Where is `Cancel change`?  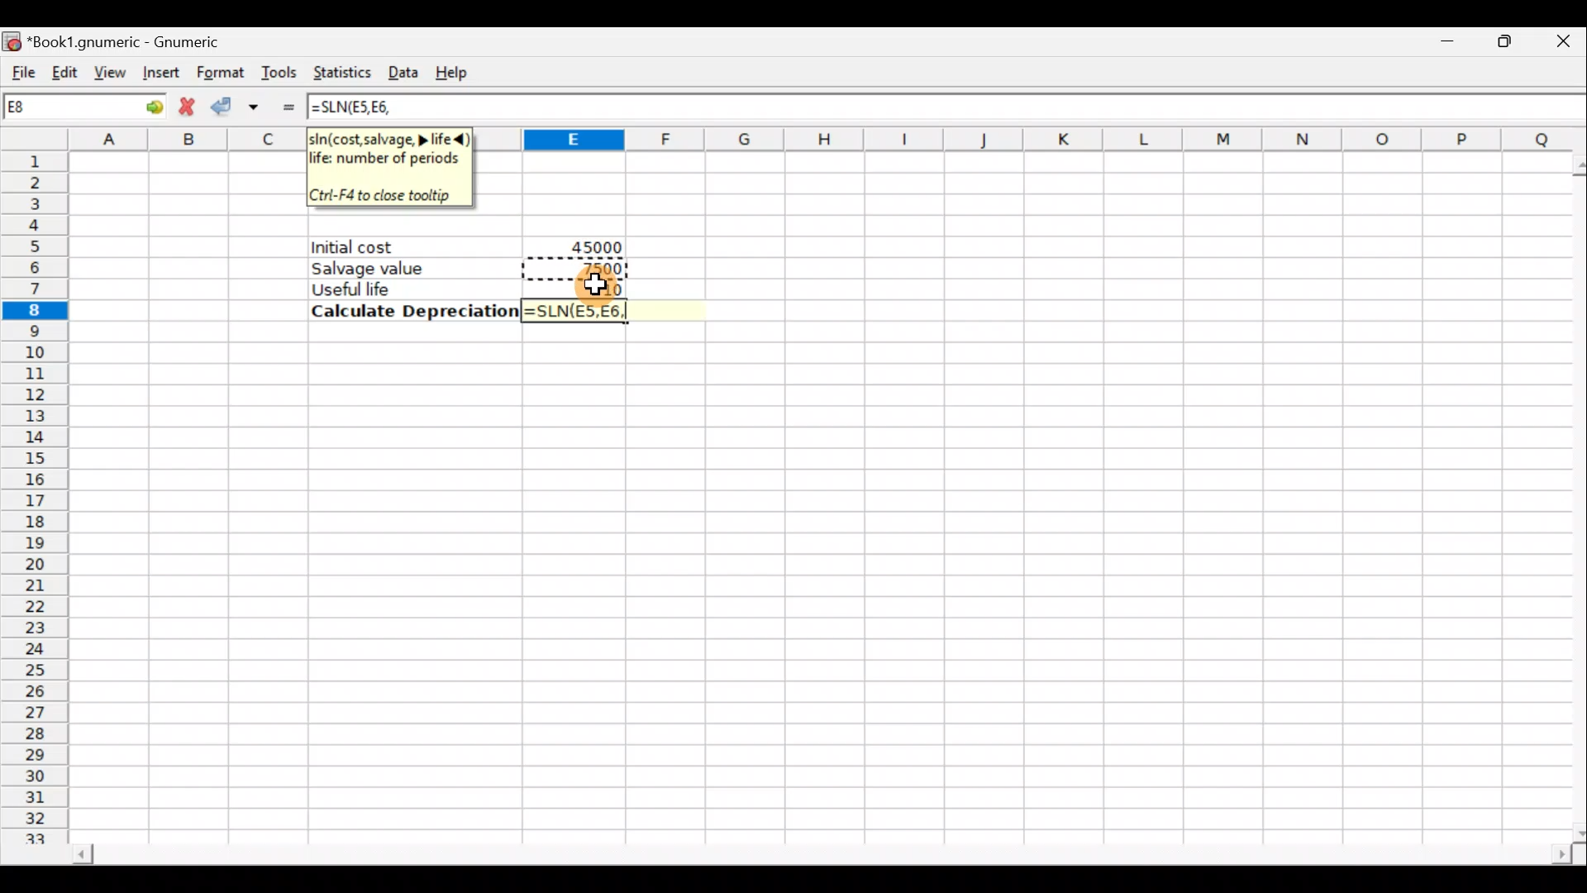 Cancel change is located at coordinates (188, 107).